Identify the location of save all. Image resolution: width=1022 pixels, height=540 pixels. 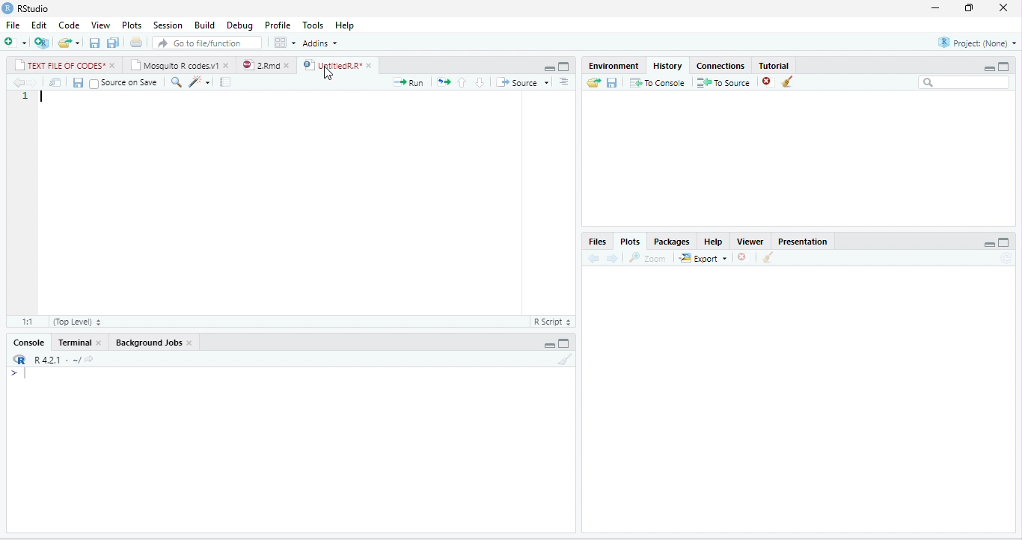
(113, 43).